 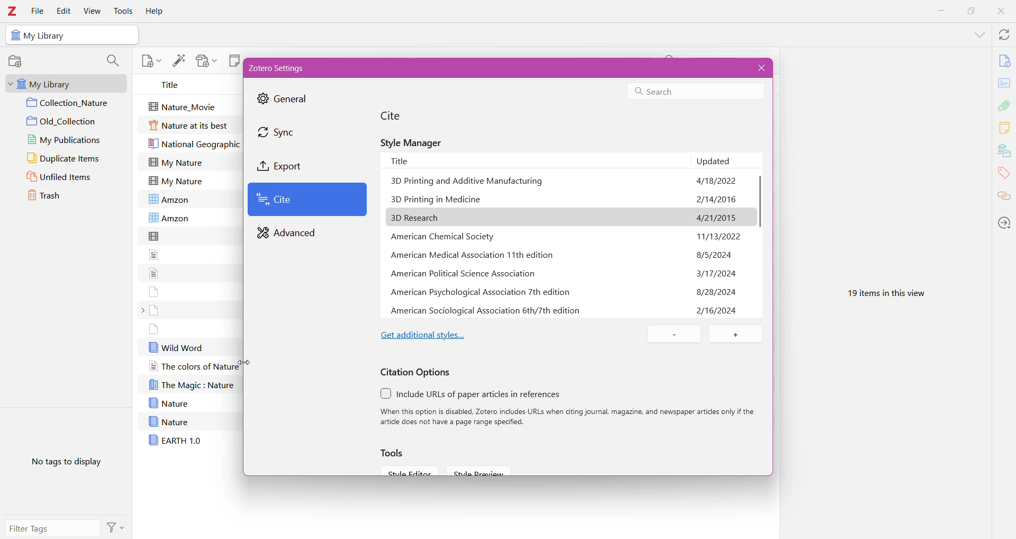 What do you see at coordinates (70, 103) in the screenshot?
I see `Collection 1` at bounding box center [70, 103].